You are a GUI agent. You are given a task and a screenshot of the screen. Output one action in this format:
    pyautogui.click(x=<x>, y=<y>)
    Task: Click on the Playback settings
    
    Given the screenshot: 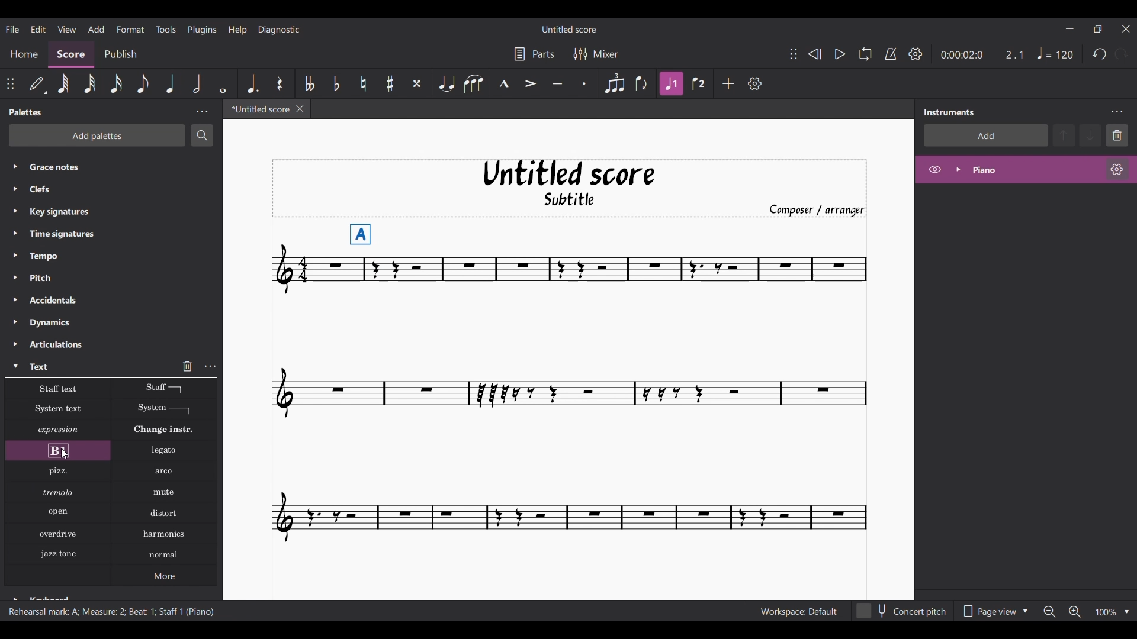 What is the action you would take?
    pyautogui.click(x=916, y=53)
    